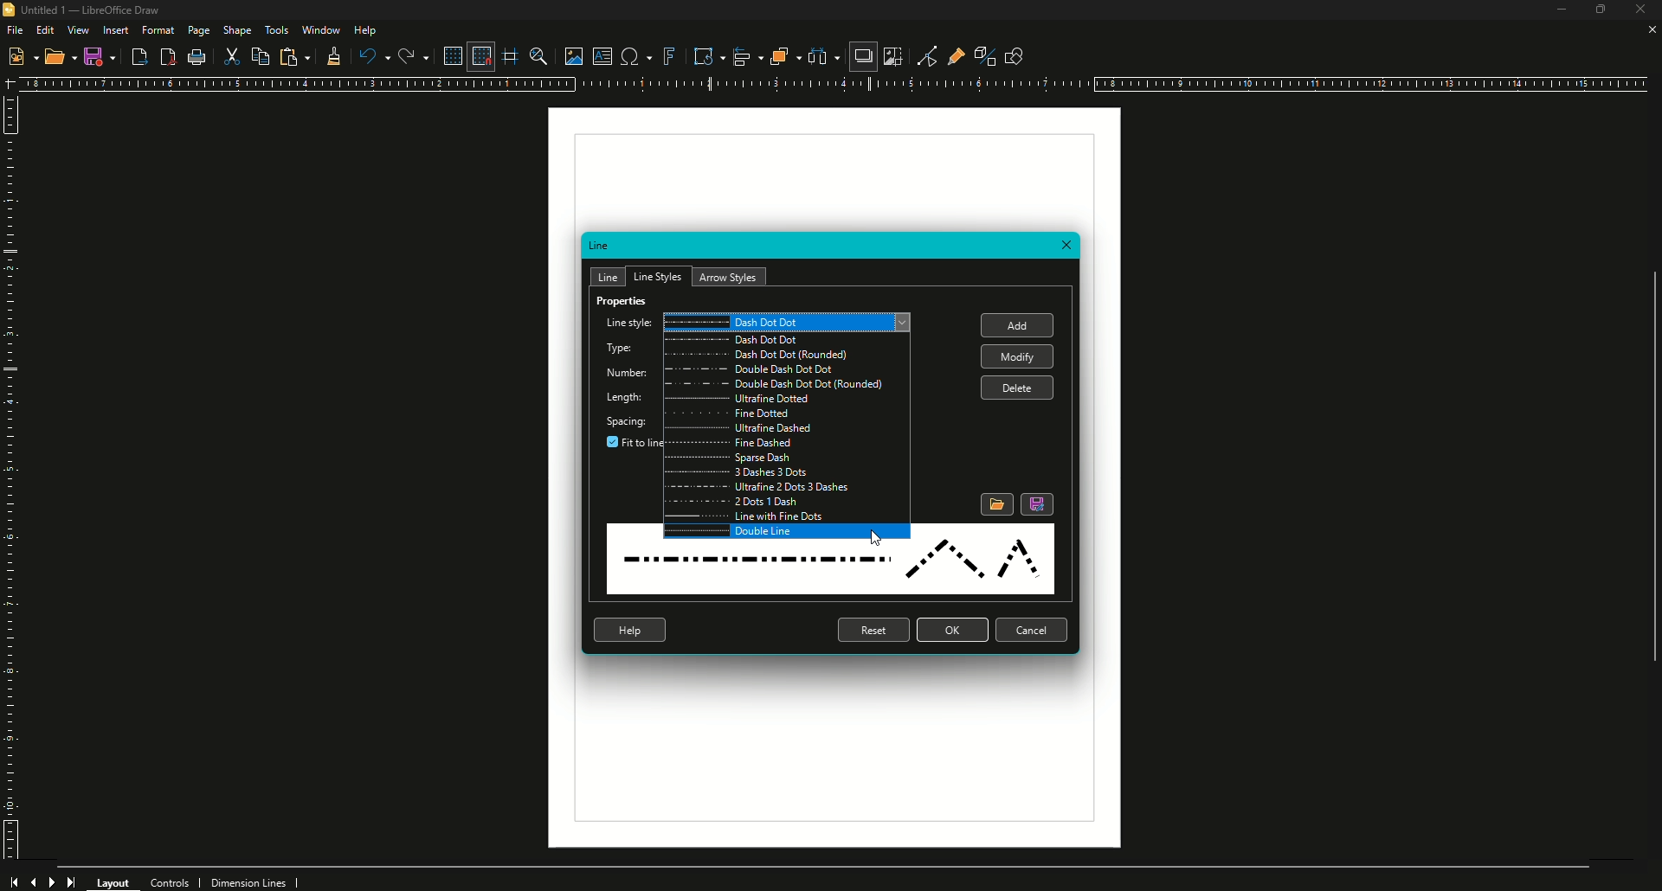  I want to click on Arrange, so click(779, 56).